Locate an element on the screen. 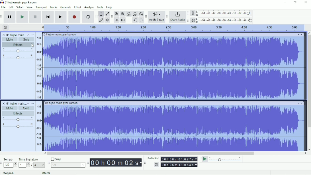  / is located at coordinates (32, 166).